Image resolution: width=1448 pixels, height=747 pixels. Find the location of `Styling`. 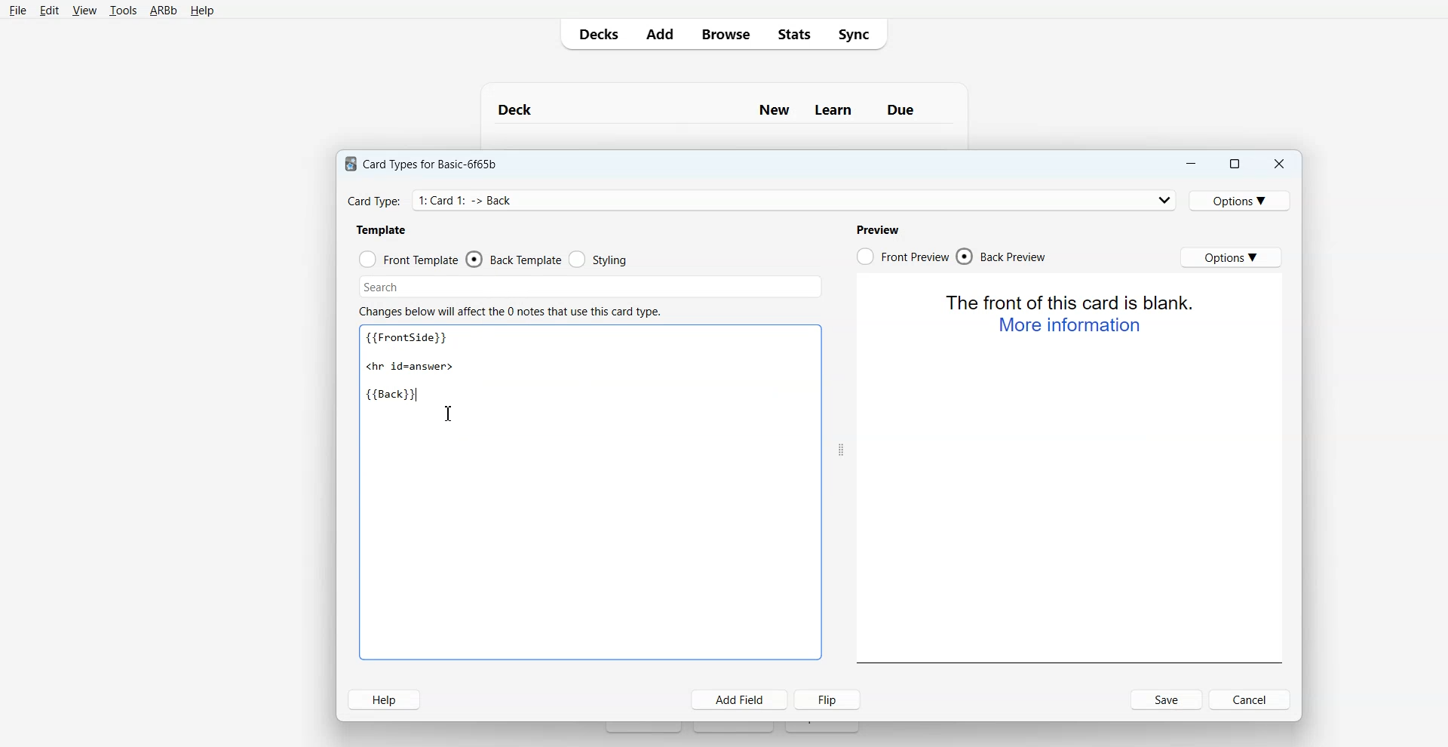

Styling is located at coordinates (598, 260).